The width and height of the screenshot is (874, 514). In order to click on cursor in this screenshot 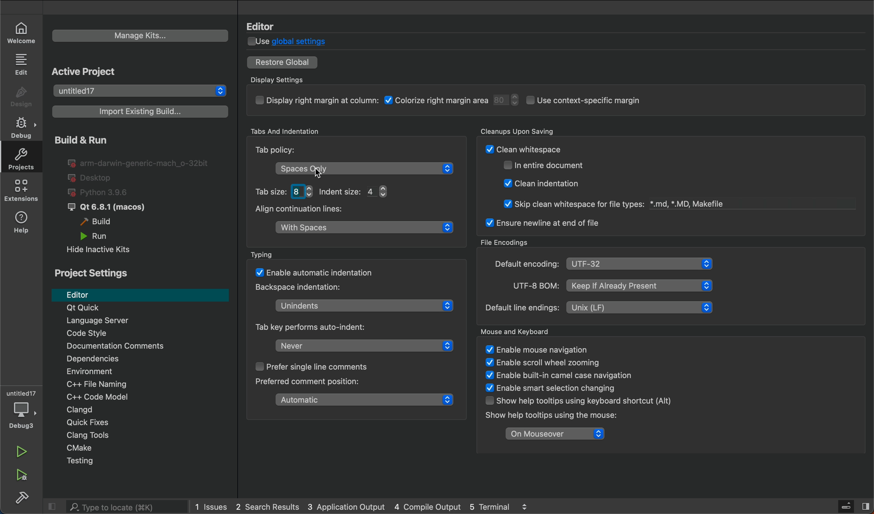, I will do `click(316, 174)`.